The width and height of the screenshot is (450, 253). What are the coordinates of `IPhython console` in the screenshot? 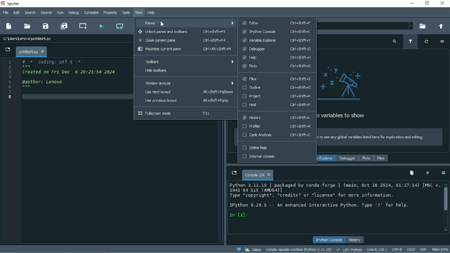 It's located at (277, 32).